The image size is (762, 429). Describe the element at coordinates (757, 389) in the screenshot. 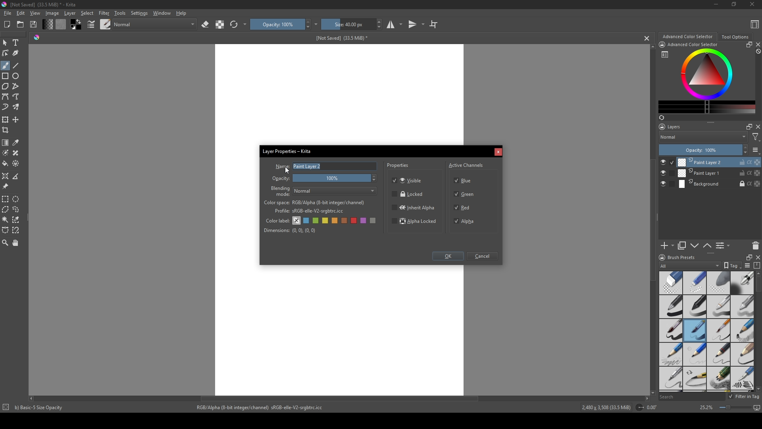

I see `scroll down` at that location.